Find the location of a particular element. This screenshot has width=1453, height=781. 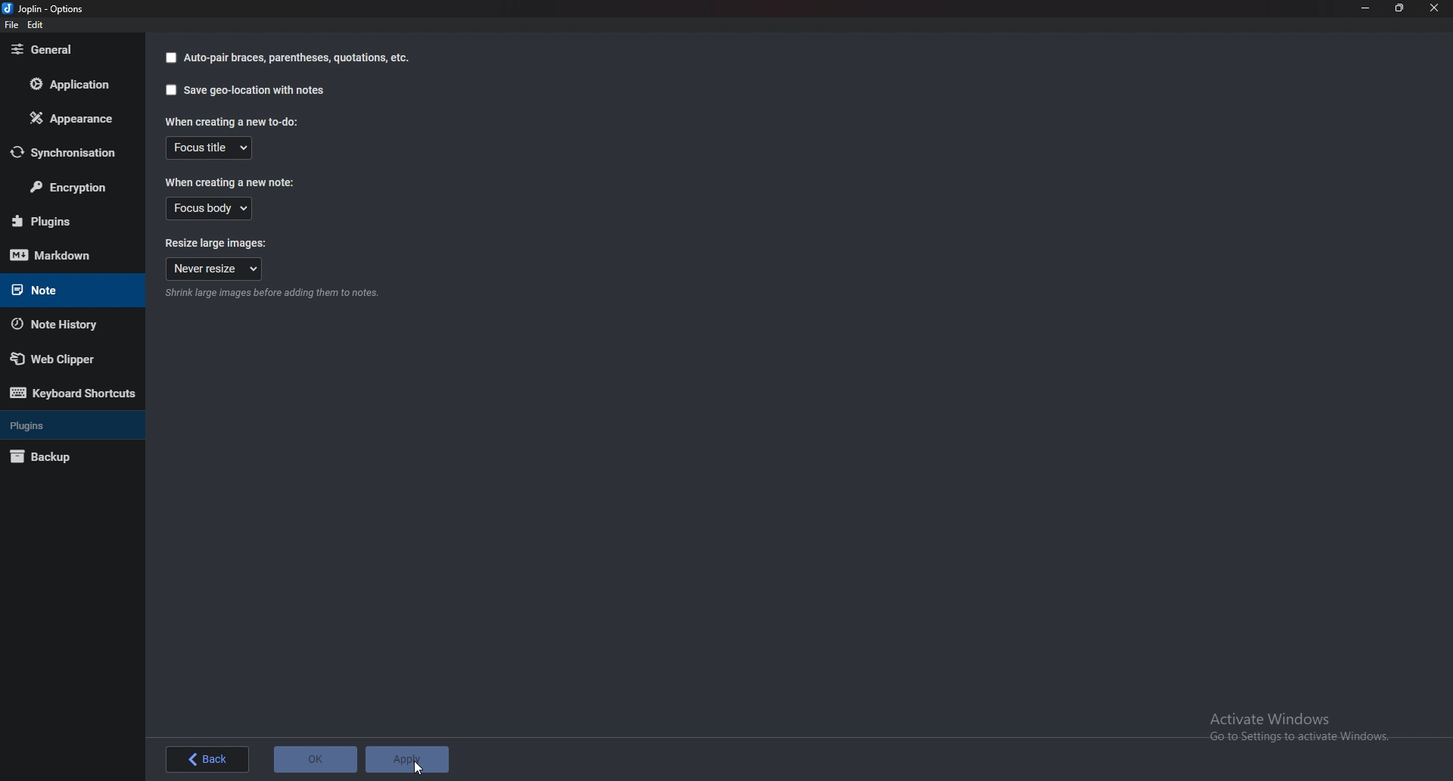

joplin is located at coordinates (45, 10).